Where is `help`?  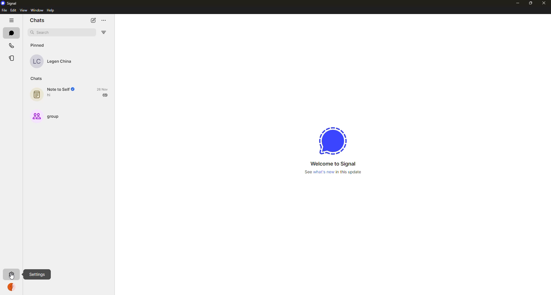
help is located at coordinates (51, 10).